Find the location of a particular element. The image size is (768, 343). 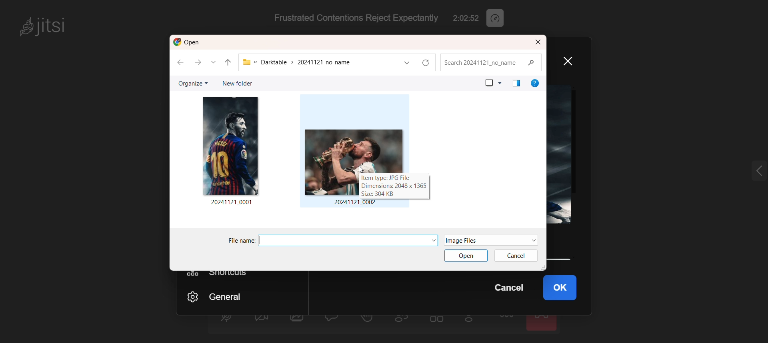

cancel is located at coordinates (508, 290).